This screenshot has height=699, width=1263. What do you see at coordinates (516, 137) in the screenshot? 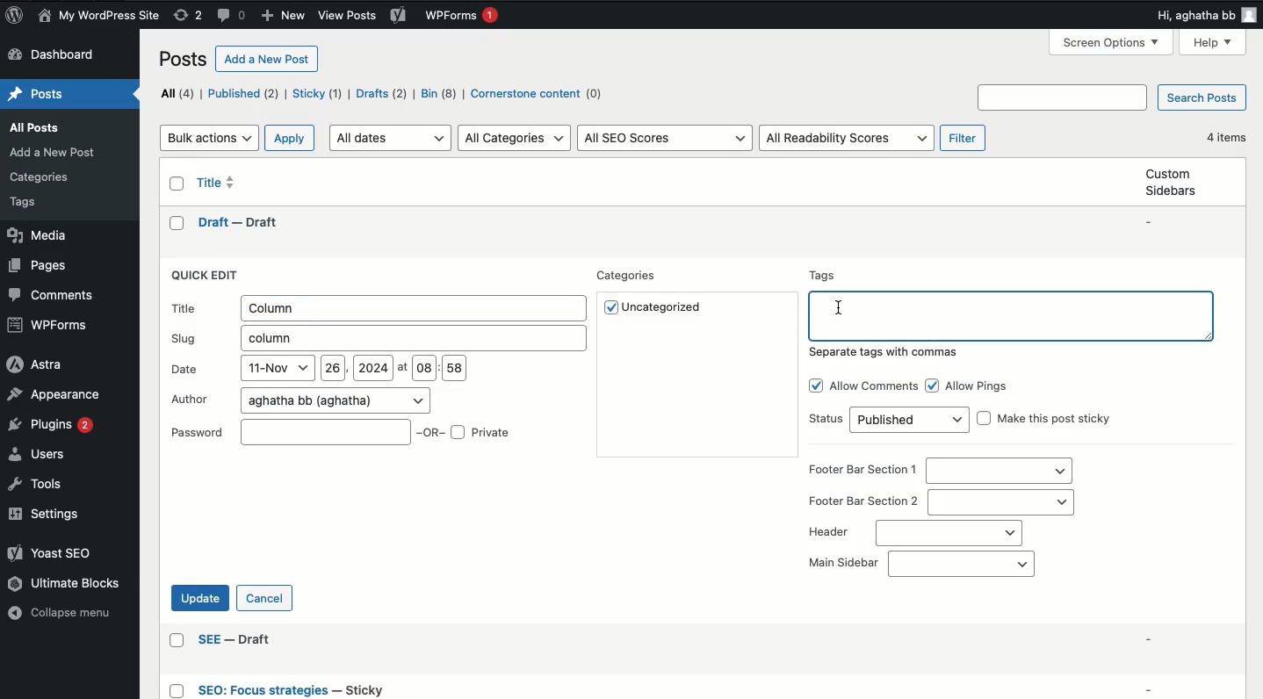
I see `All categories` at bounding box center [516, 137].